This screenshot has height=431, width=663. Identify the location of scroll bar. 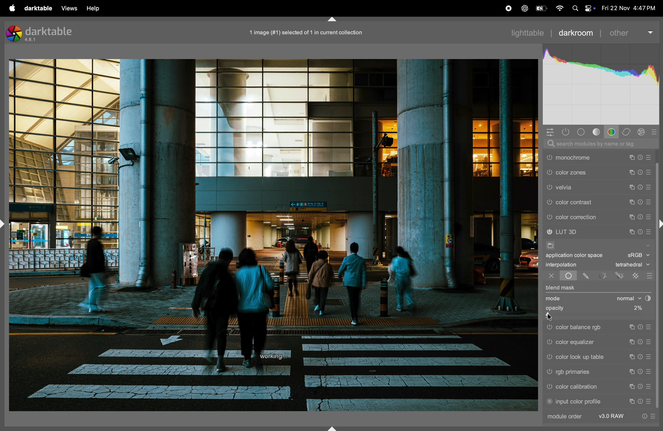
(659, 321).